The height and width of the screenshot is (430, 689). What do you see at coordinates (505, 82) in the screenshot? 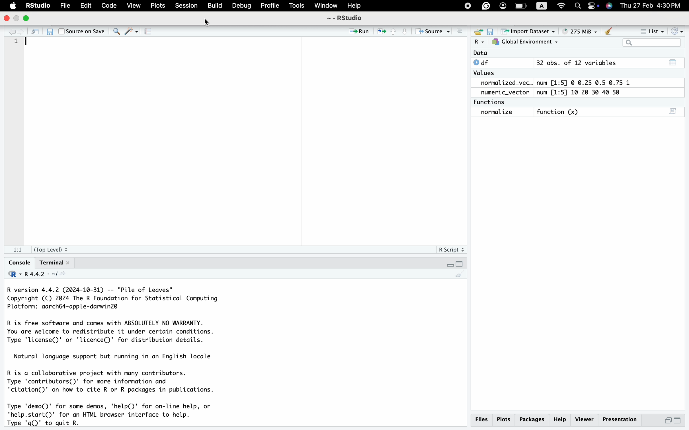
I see `normalized_vec..` at bounding box center [505, 82].